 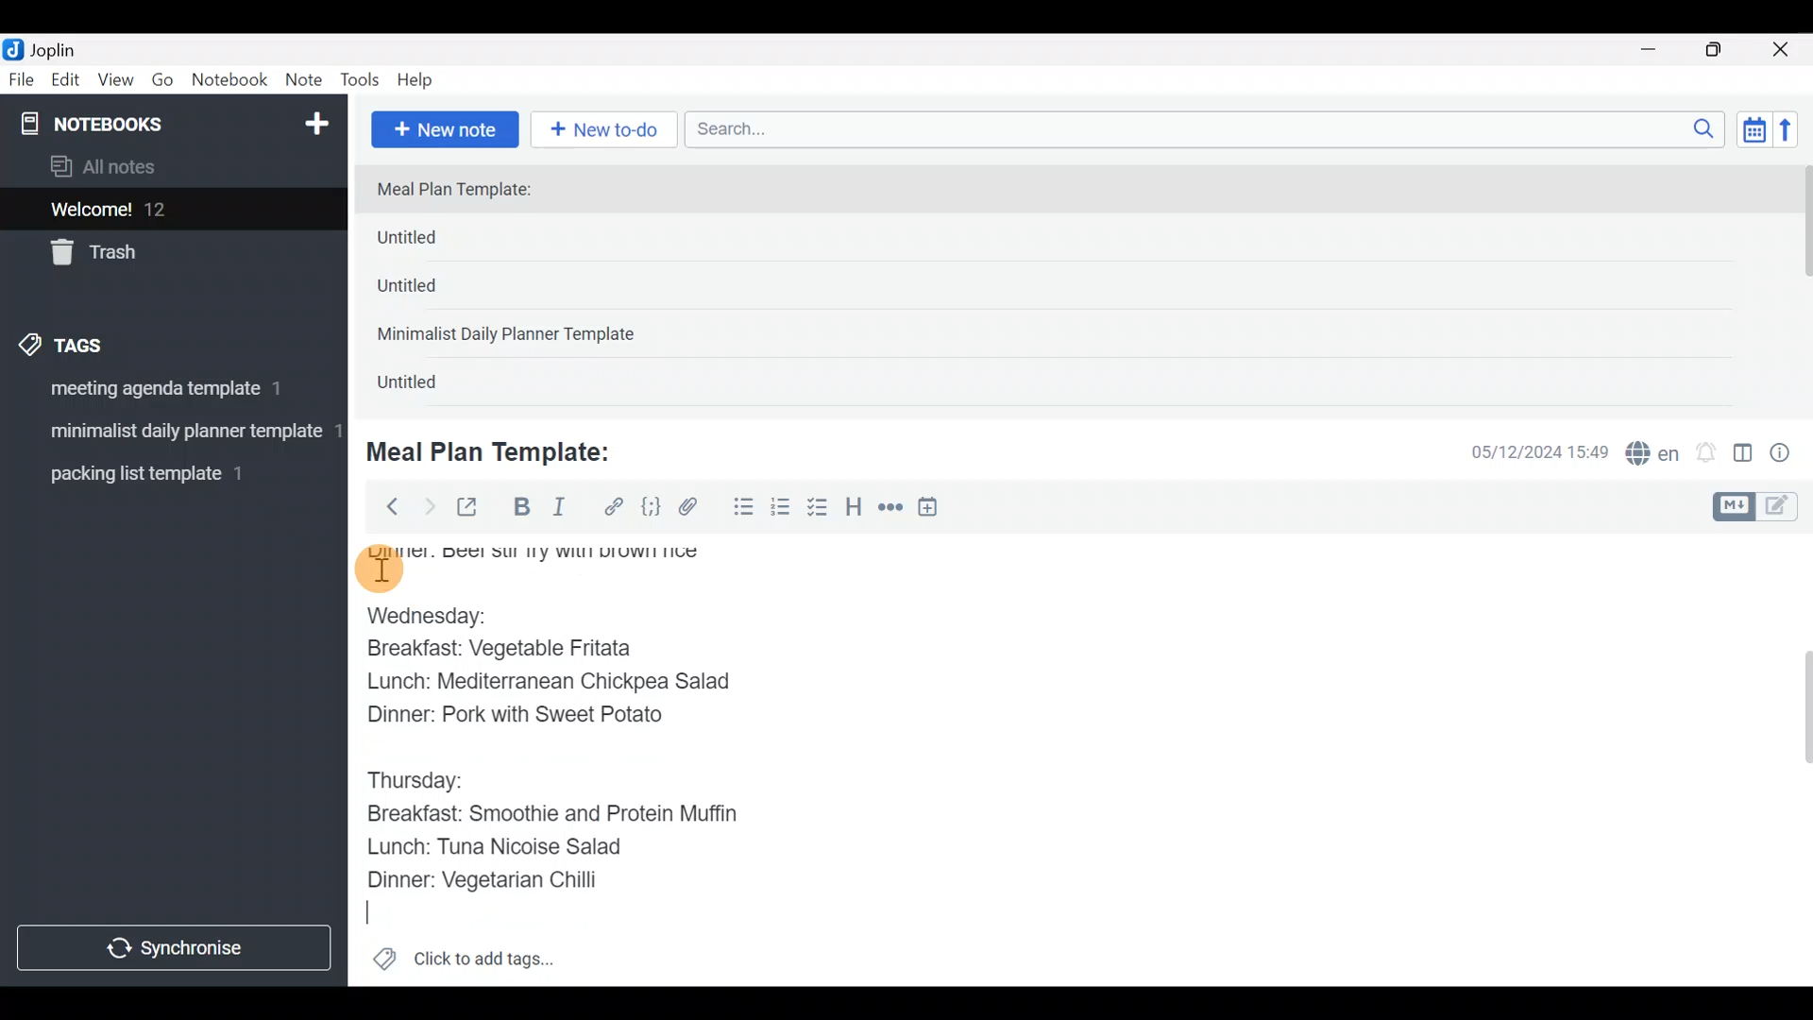 I want to click on Thursday:, so click(x=424, y=781).